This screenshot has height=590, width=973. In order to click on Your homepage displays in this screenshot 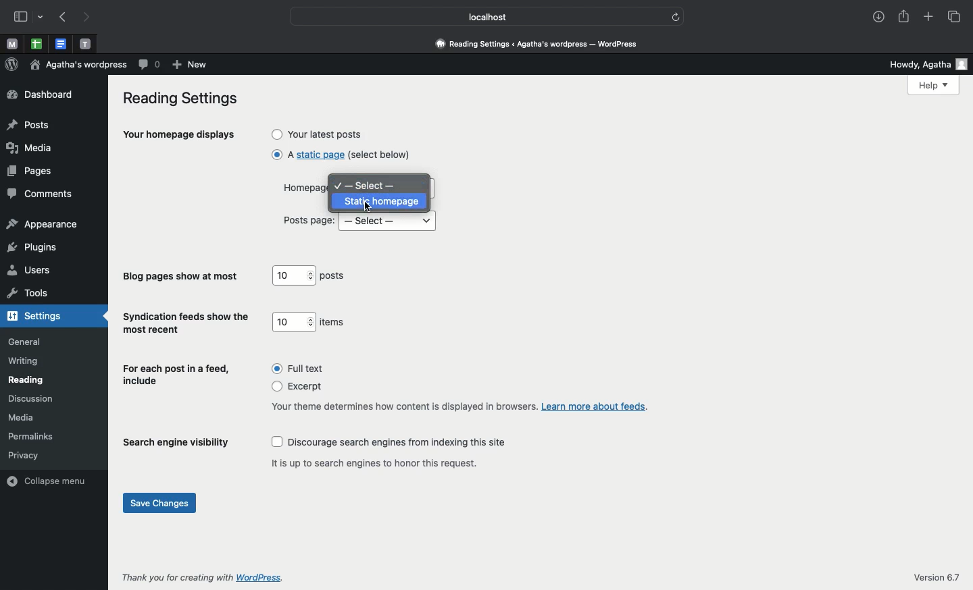, I will do `click(180, 136)`.